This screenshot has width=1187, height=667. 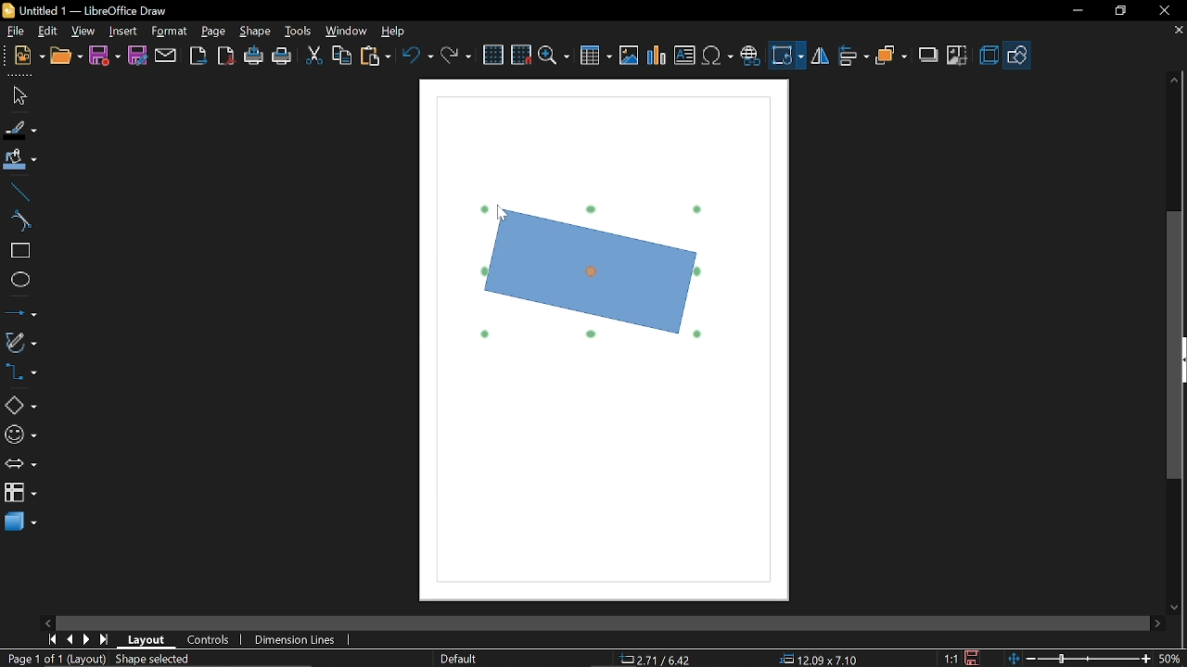 I want to click on View, so click(x=84, y=31).